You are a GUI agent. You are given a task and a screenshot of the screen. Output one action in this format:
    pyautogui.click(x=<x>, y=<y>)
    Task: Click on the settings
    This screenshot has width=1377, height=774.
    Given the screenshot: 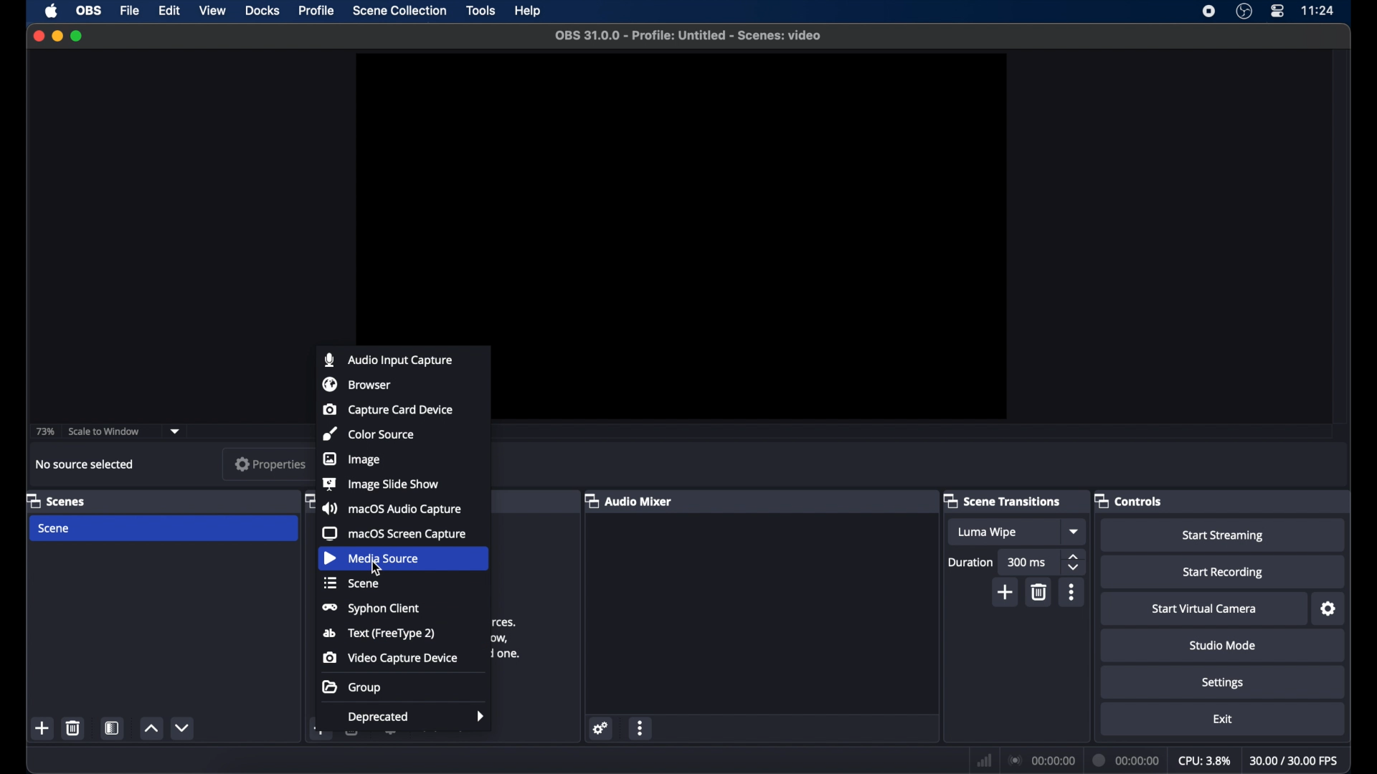 What is the action you would take?
    pyautogui.click(x=1329, y=609)
    